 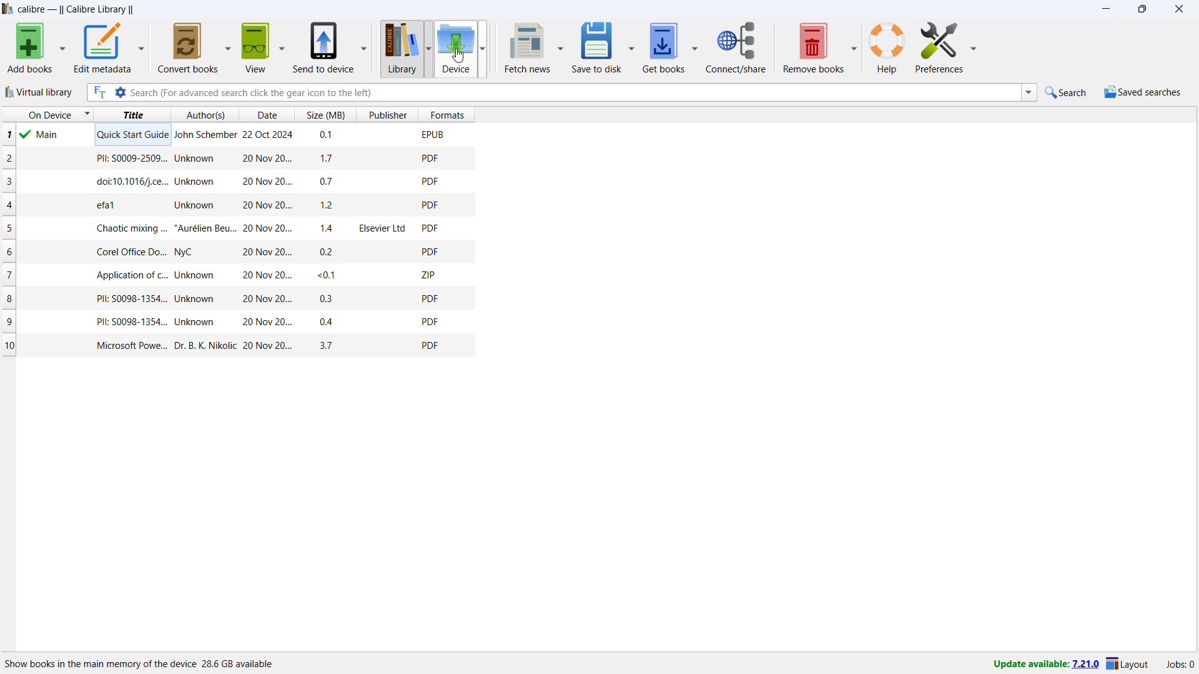 What do you see at coordinates (238, 159) in the screenshot?
I see `` at bounding box center [238, 159].